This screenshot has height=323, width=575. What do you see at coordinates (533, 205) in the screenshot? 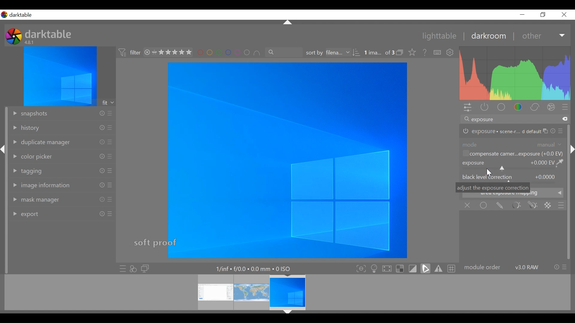
I see `drawn and parametric mask` at bounding box center [533, 205].